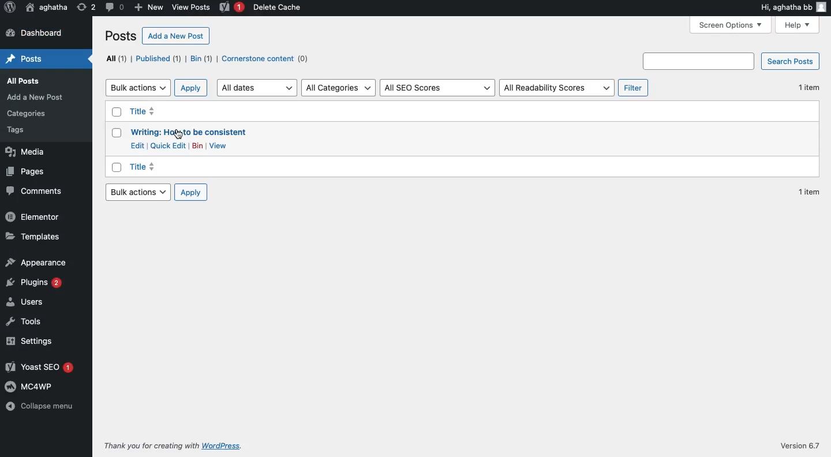 Image resolution: width=831 pixels, height=457 pixels. What do you see at coordinates (800, 444) in the screenshot?
I see `Version 6.7` at bounding box center [800, 444].